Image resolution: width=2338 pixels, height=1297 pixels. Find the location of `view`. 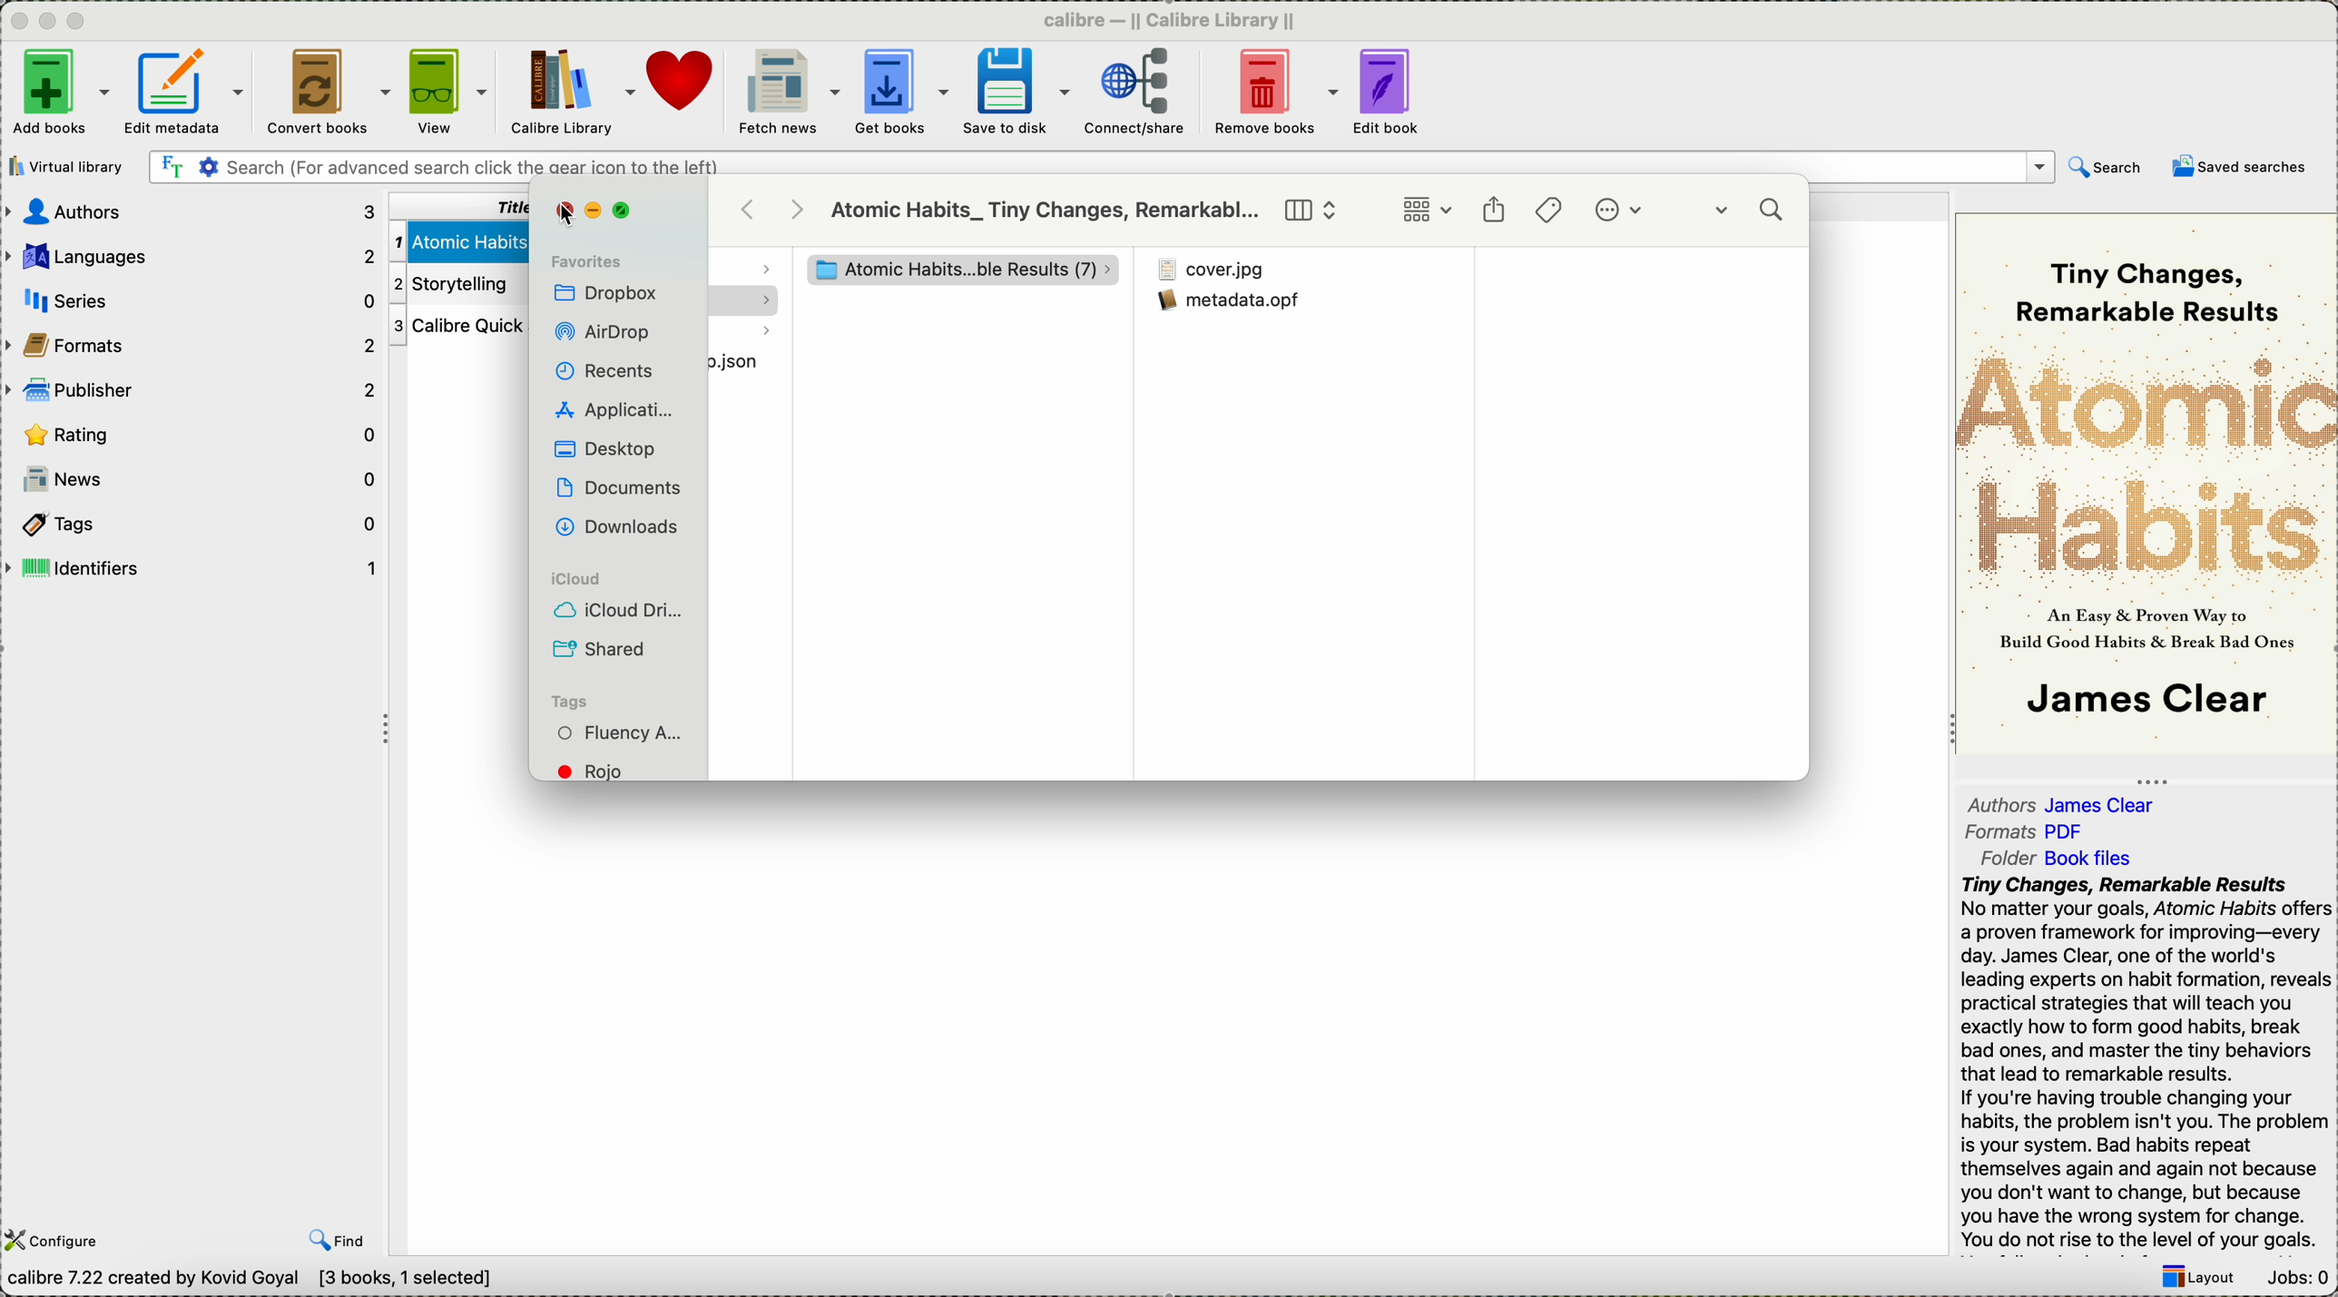

view is located at coordinates (448, 93).